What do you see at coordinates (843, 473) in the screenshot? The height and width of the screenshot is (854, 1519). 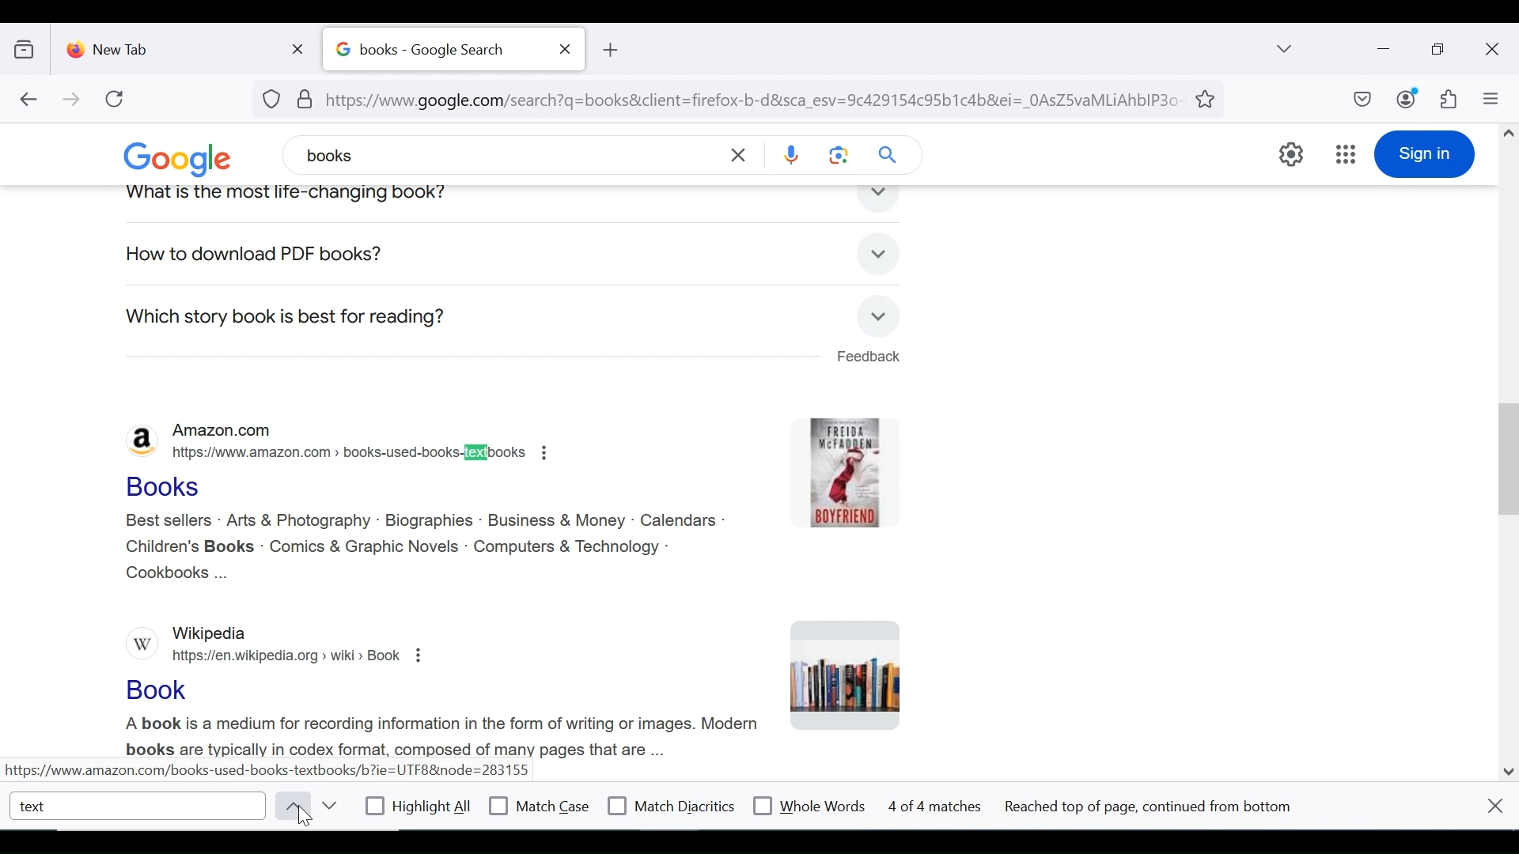 I see `preview` at bounding box center [843, 473].